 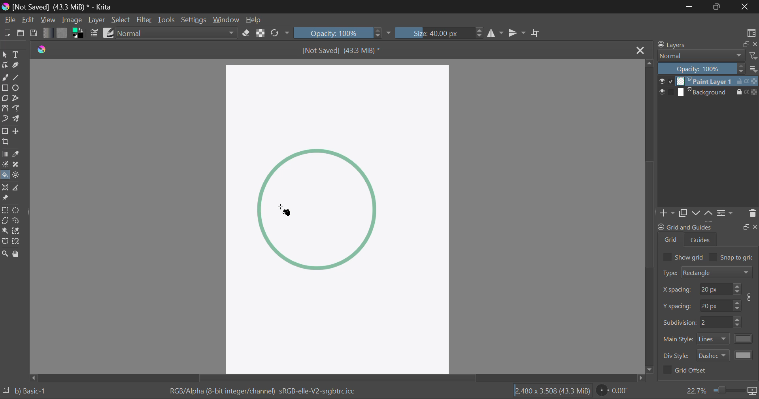 What do you see at coordinates (6, 77) in the screenshot?
I see `Freehand` at bounding box center [6, 77].